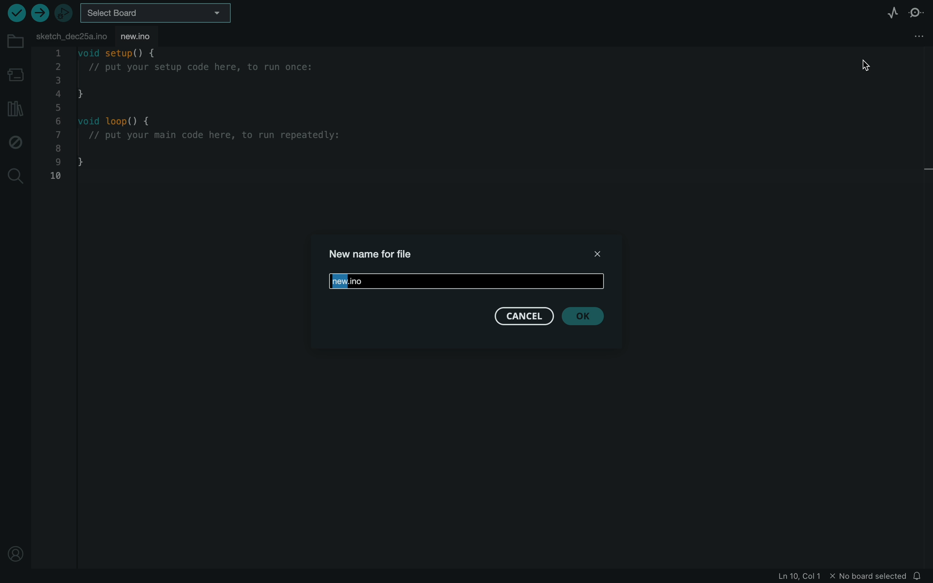  Describe the element at coordinates (869, 63) in the screenshot. I see `curser` at that location.